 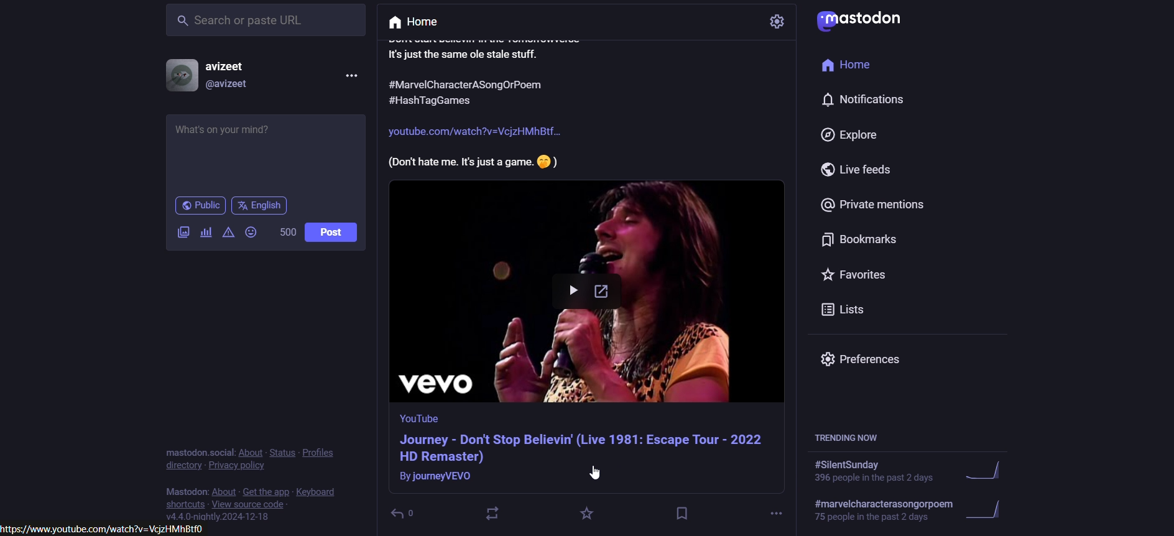 I want to click on privacy polivy, so click(x=241, y=466).